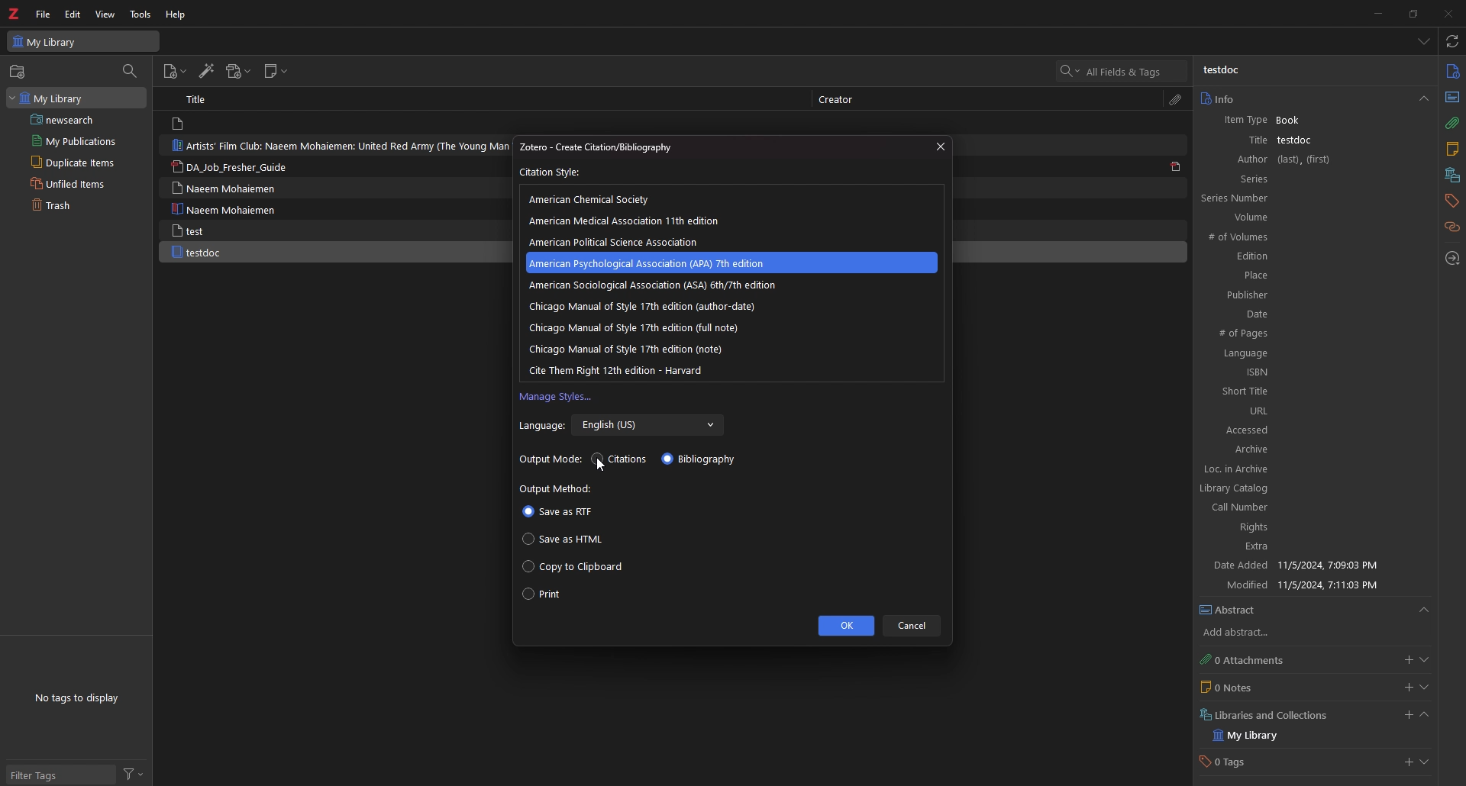  What do you see at coordinates (1308, 314) in the screenshot?
I see `Date` at bounding box center [1308, 314].